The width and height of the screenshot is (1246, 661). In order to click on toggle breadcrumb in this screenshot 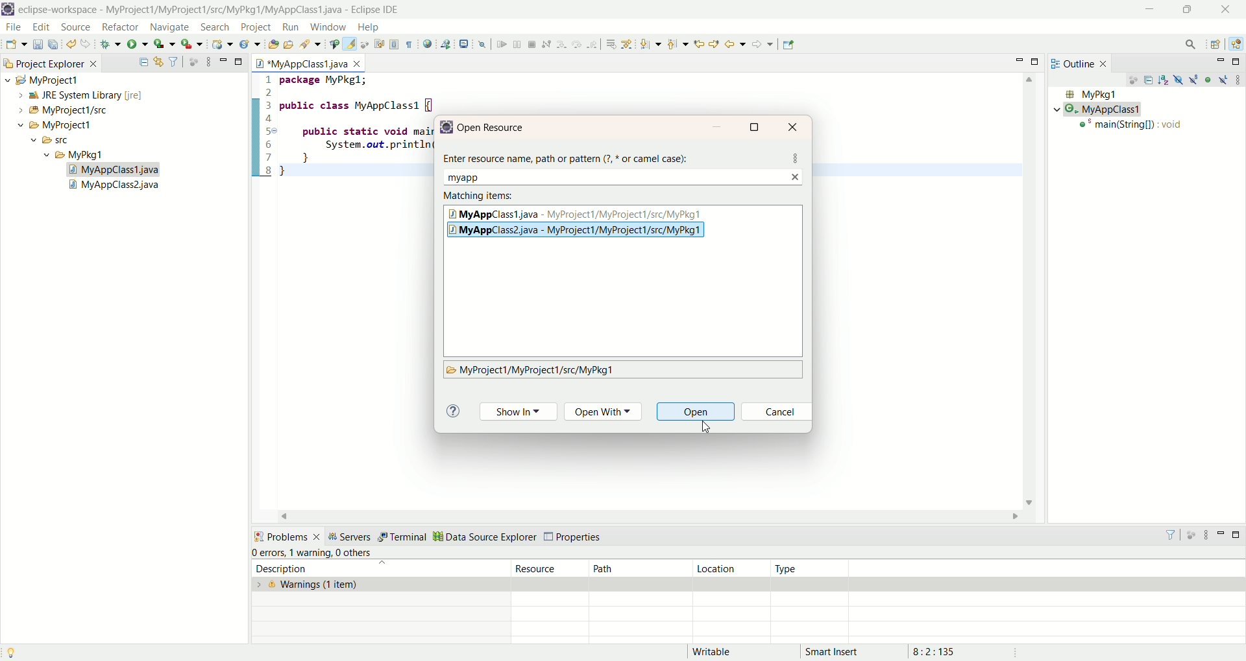, I will do `click(333, 44)`.